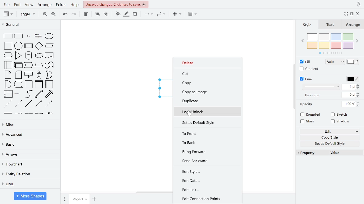 The image size is (364, 204). What do you see at coordinates (39, 94) in the screenshot?
I see `bidirectional arrow` at bounding box center [39, 94].